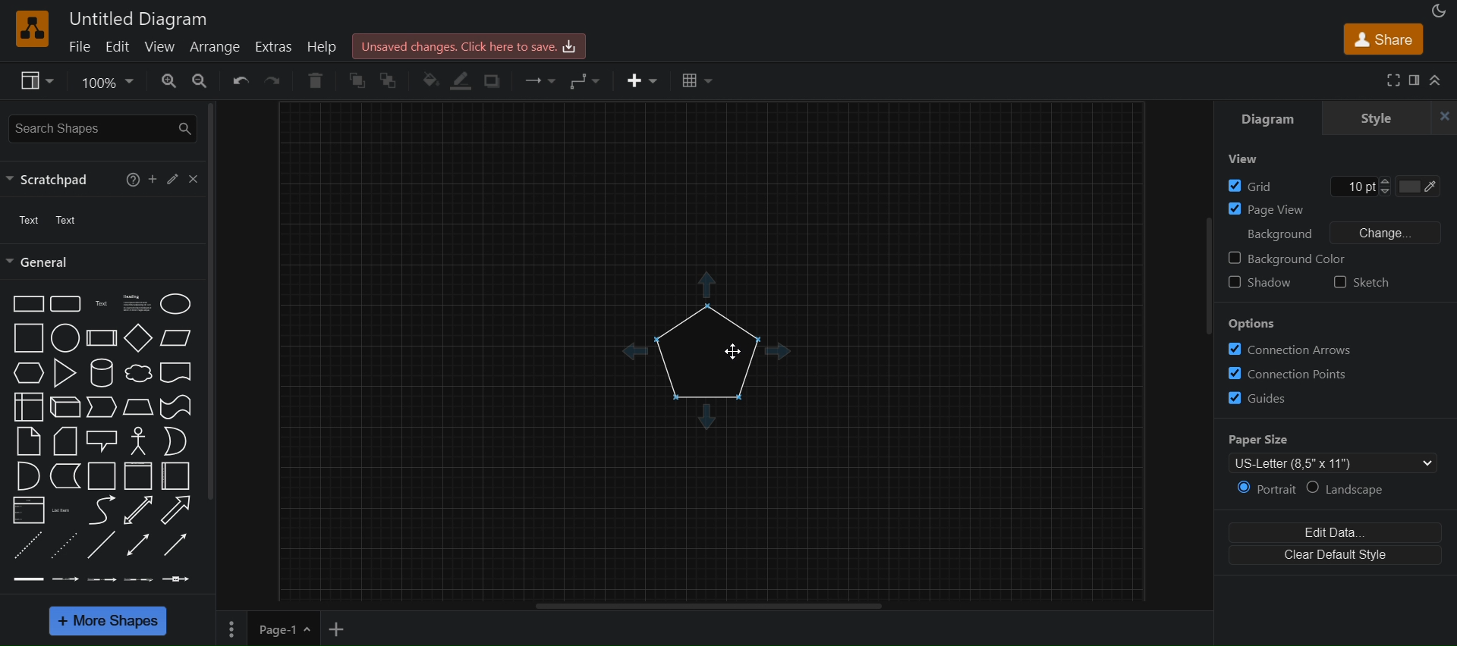 This screenshot has width=1457, height=646. What do you see at coordinates (66, 338) in the screenshot?
I see `Circle` at bounding box center [66, 338].